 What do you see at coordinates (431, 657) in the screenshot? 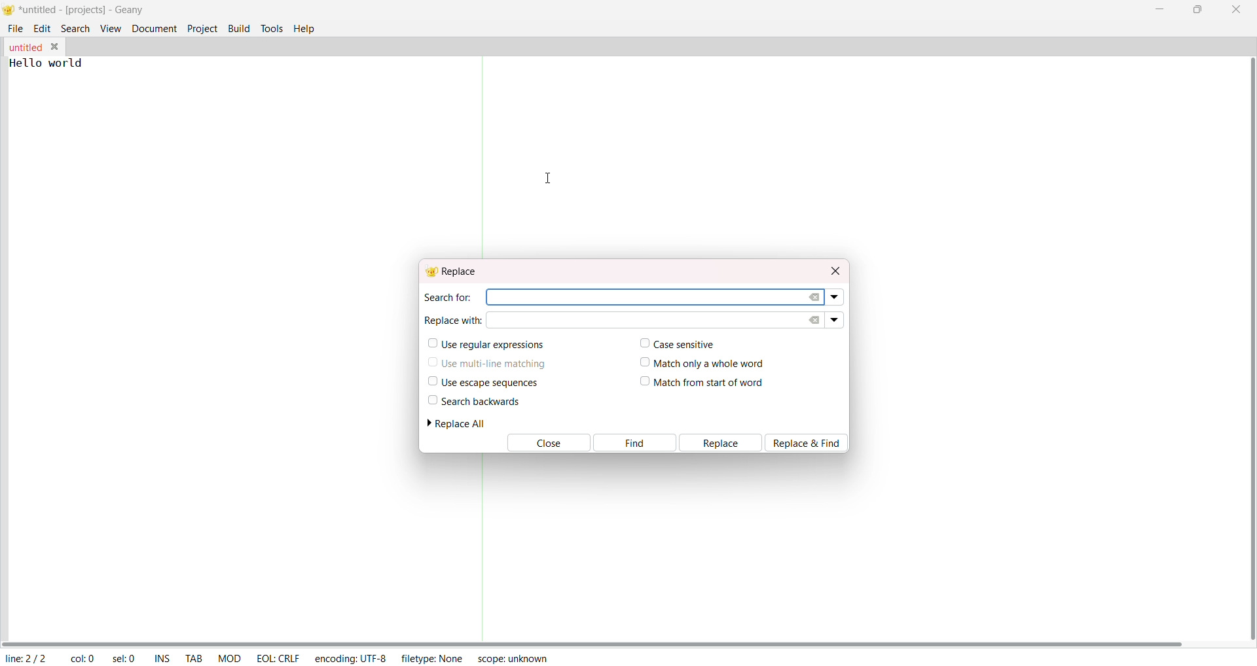
I see `filetype: NONE` at bounding box center [431, 657].